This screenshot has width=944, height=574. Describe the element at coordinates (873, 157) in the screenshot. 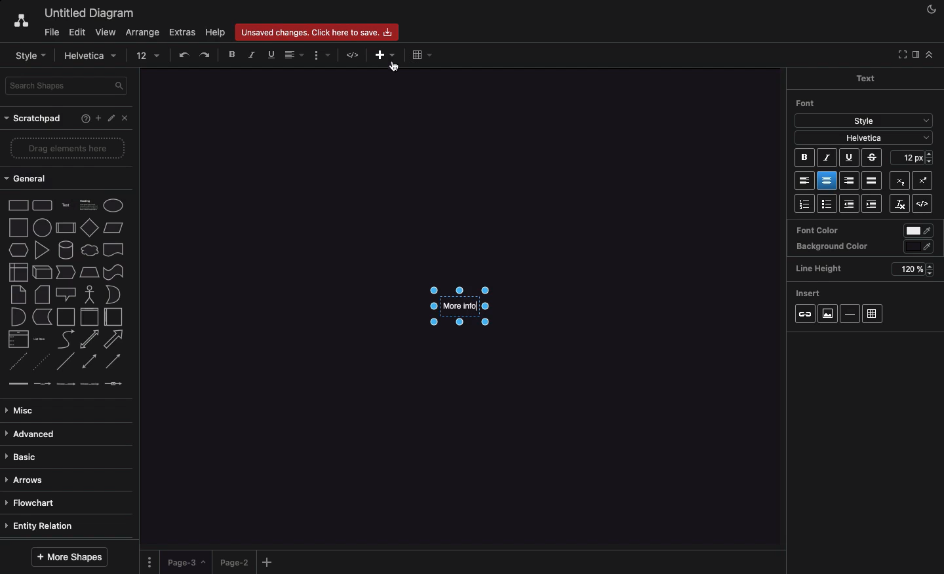

I see `Strikethrough` at that location.